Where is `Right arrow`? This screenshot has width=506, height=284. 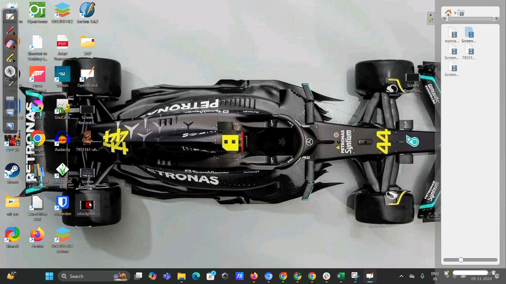
Right arrow is located at coordinates (498, 19).